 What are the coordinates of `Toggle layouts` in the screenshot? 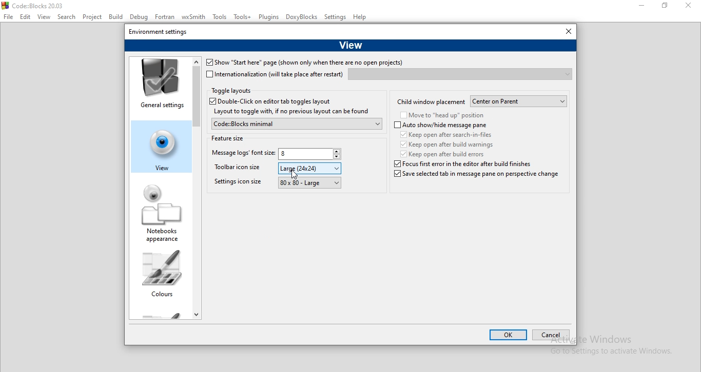 It's located at (231, 91).